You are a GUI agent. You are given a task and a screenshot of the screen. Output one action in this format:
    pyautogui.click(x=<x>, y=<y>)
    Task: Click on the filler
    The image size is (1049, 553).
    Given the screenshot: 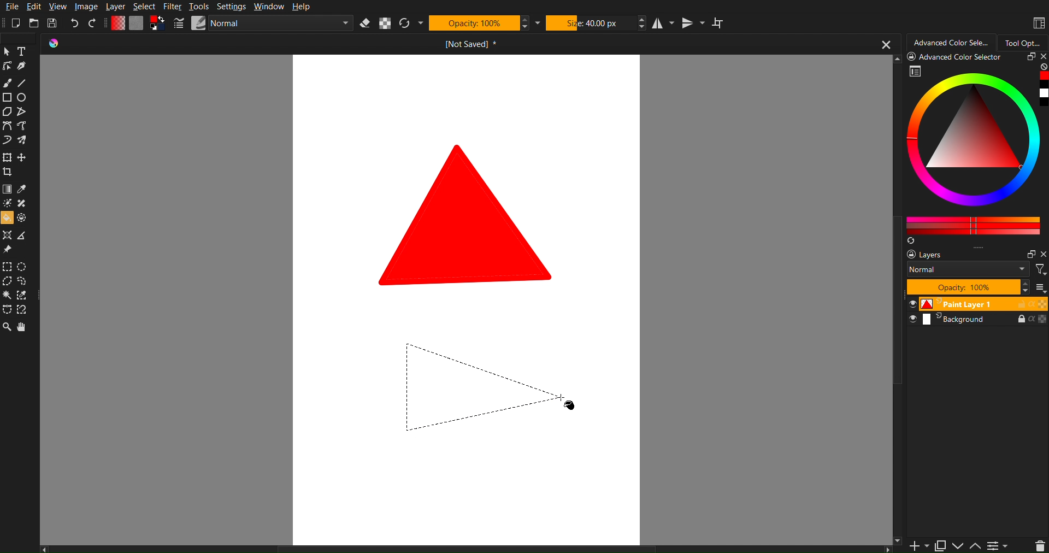 What is the action you would take?
    pyautogui.click(x=7, y=219)
    